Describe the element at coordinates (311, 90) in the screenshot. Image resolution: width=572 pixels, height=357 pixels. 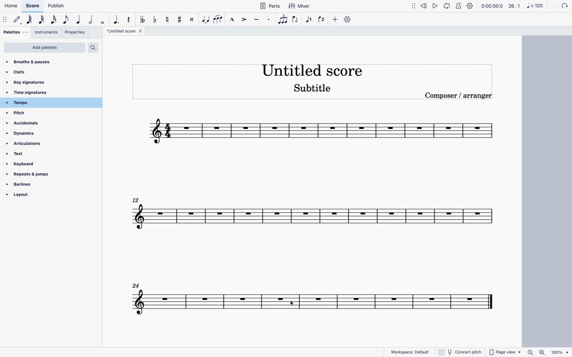
I see `score subtitle` at that location.